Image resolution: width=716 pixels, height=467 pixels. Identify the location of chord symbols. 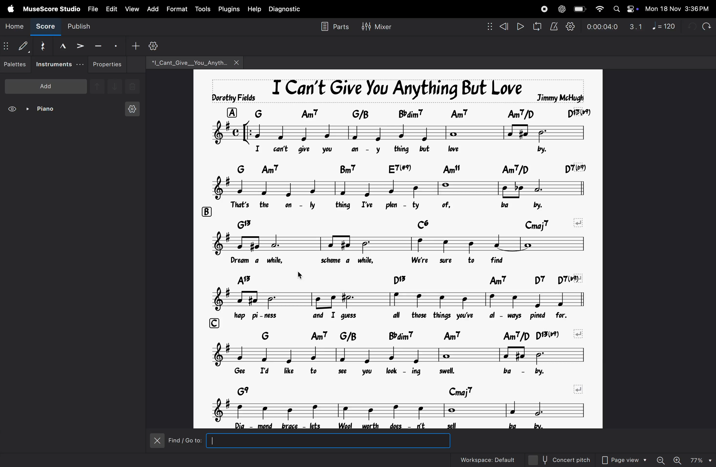
(409, 222).